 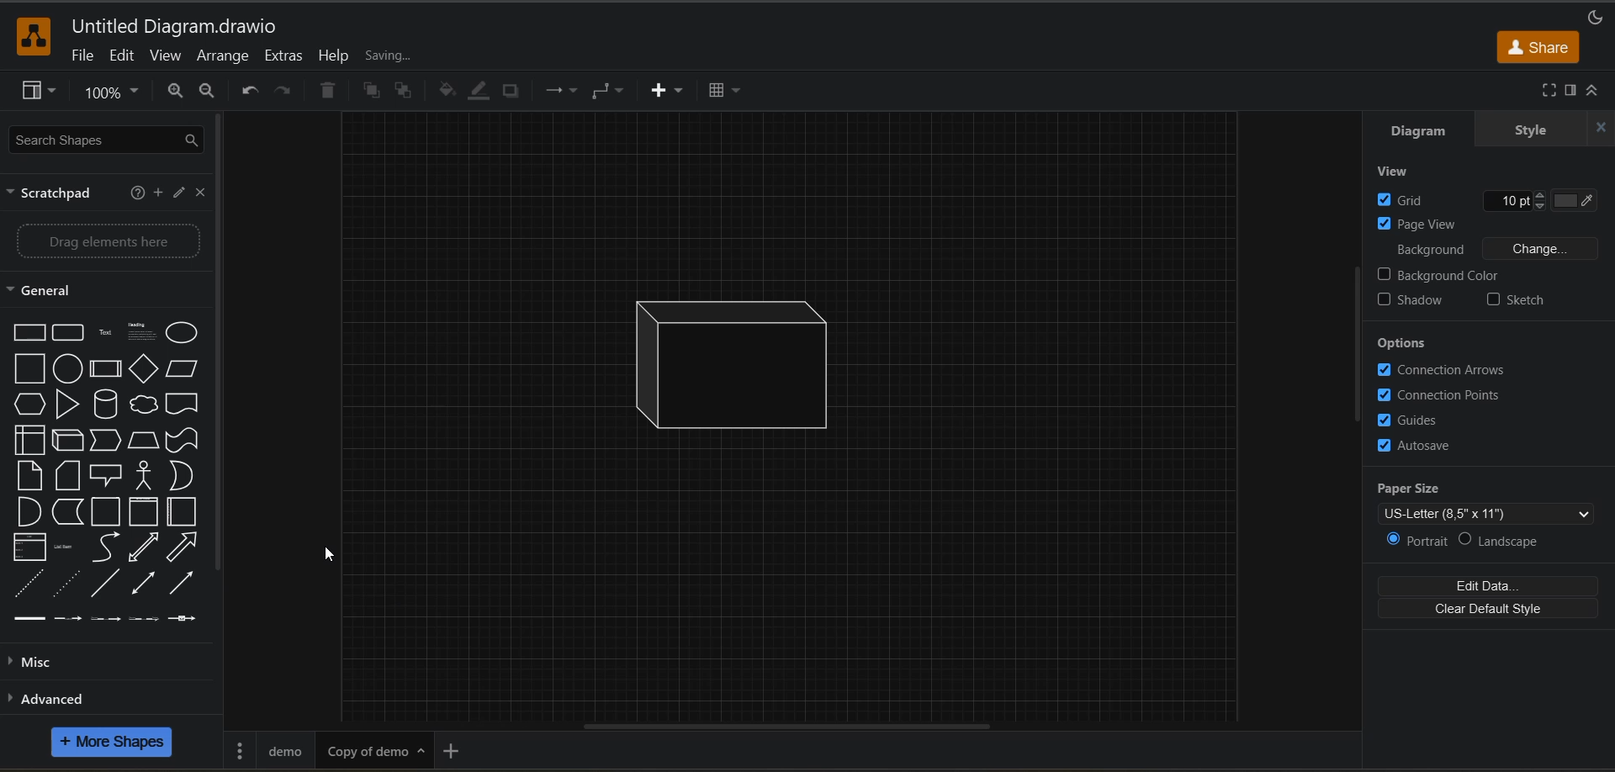 What do you see at coordinates (1572, 91) in the screenshot?
I see `format` at bounding box center [1572, 91].